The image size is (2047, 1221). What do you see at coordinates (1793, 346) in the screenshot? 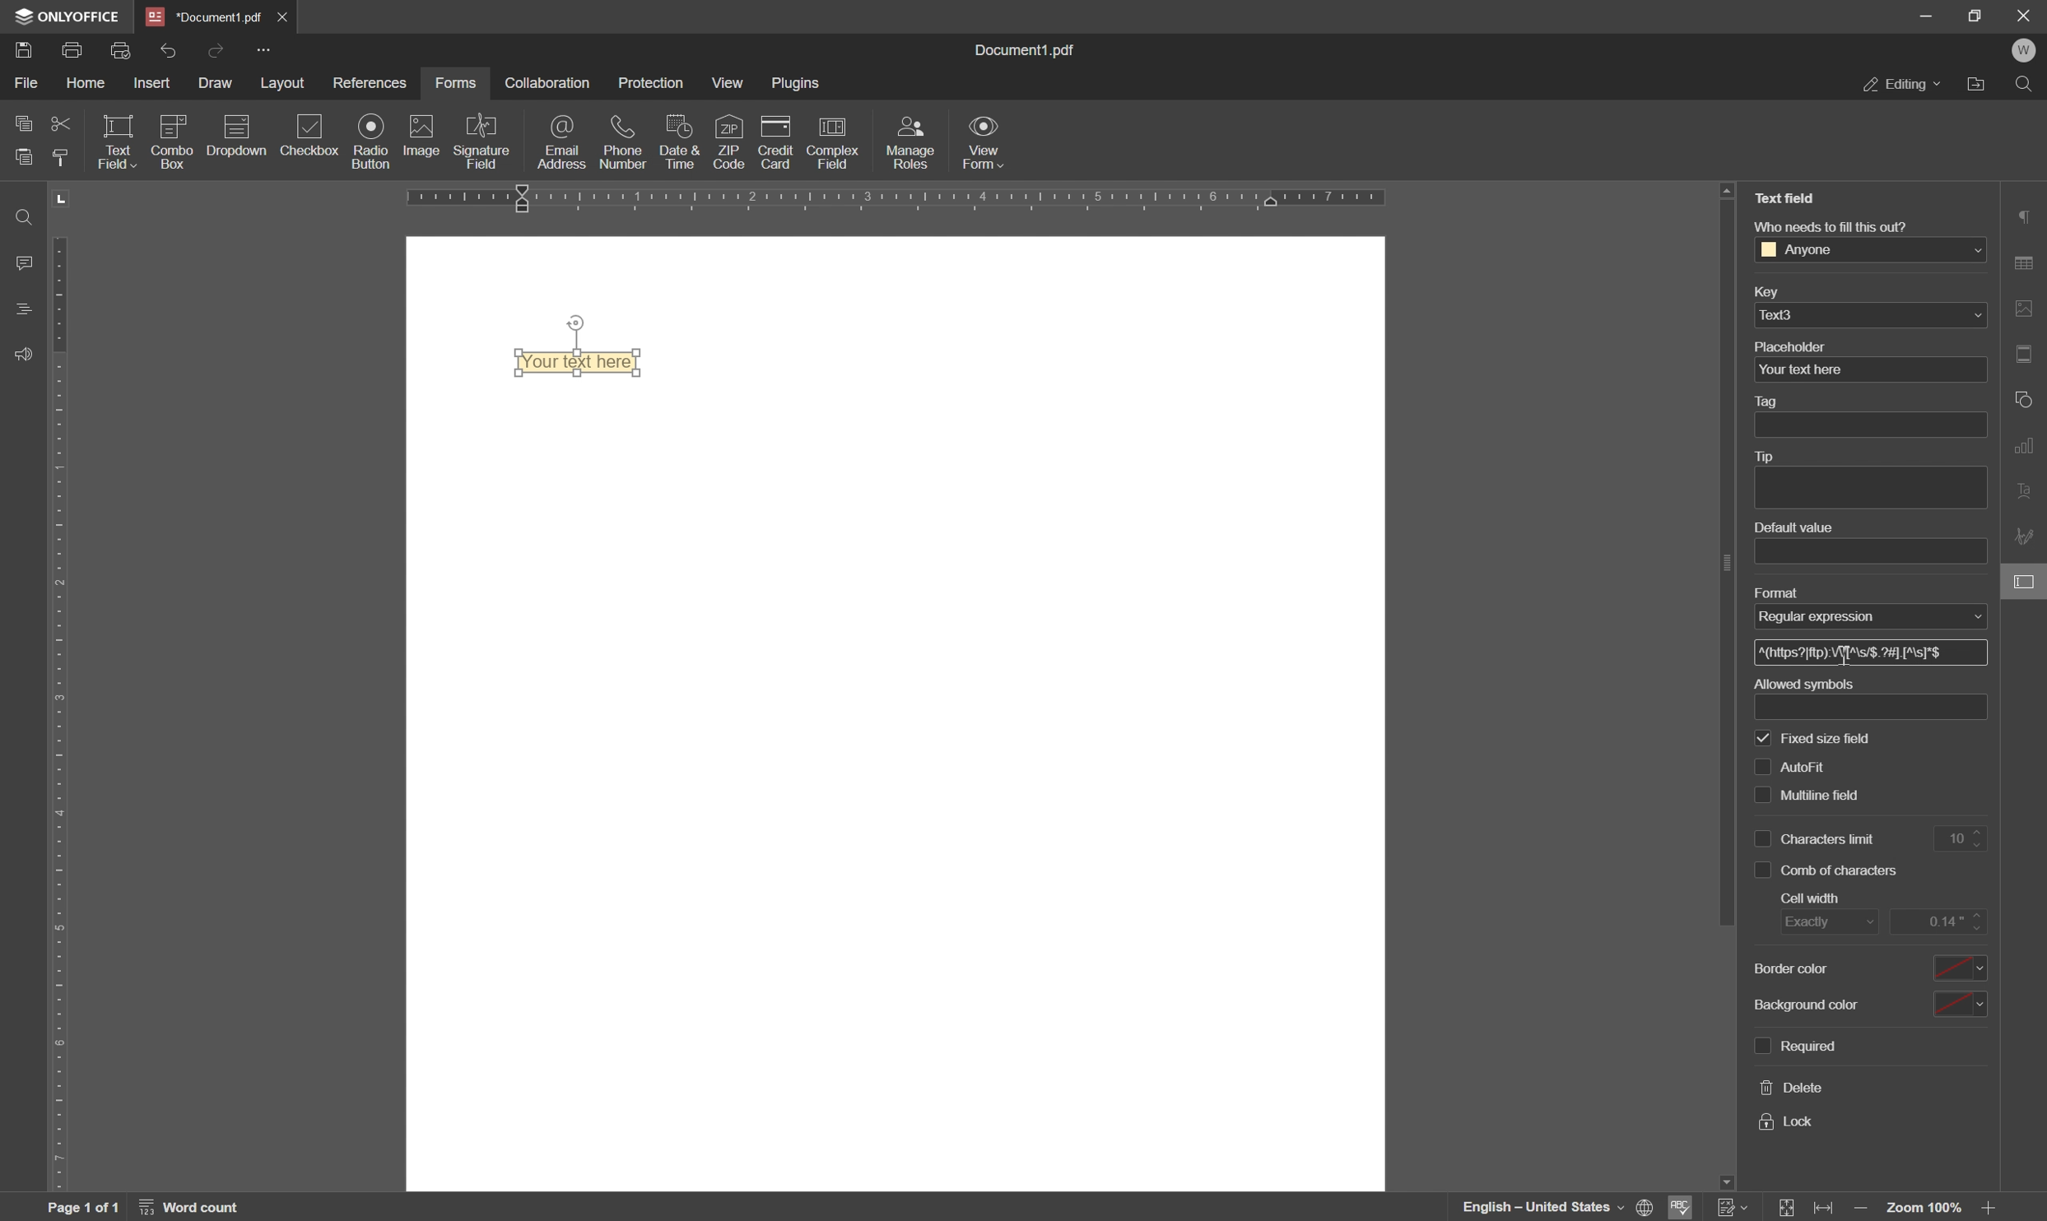
I see `placeholder` at bounding box center [1793, 346].